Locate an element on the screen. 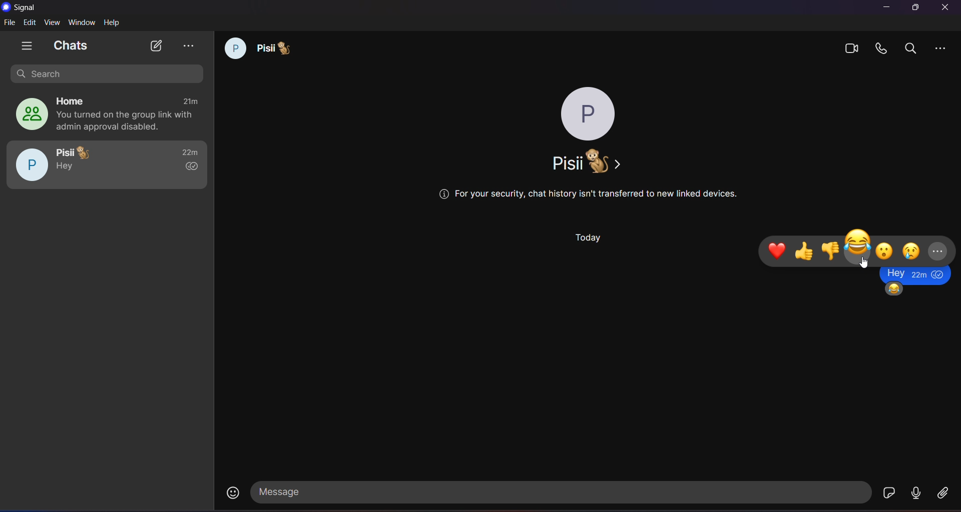 The image size is (961, 512). chats is located at coordinates (72, 45).